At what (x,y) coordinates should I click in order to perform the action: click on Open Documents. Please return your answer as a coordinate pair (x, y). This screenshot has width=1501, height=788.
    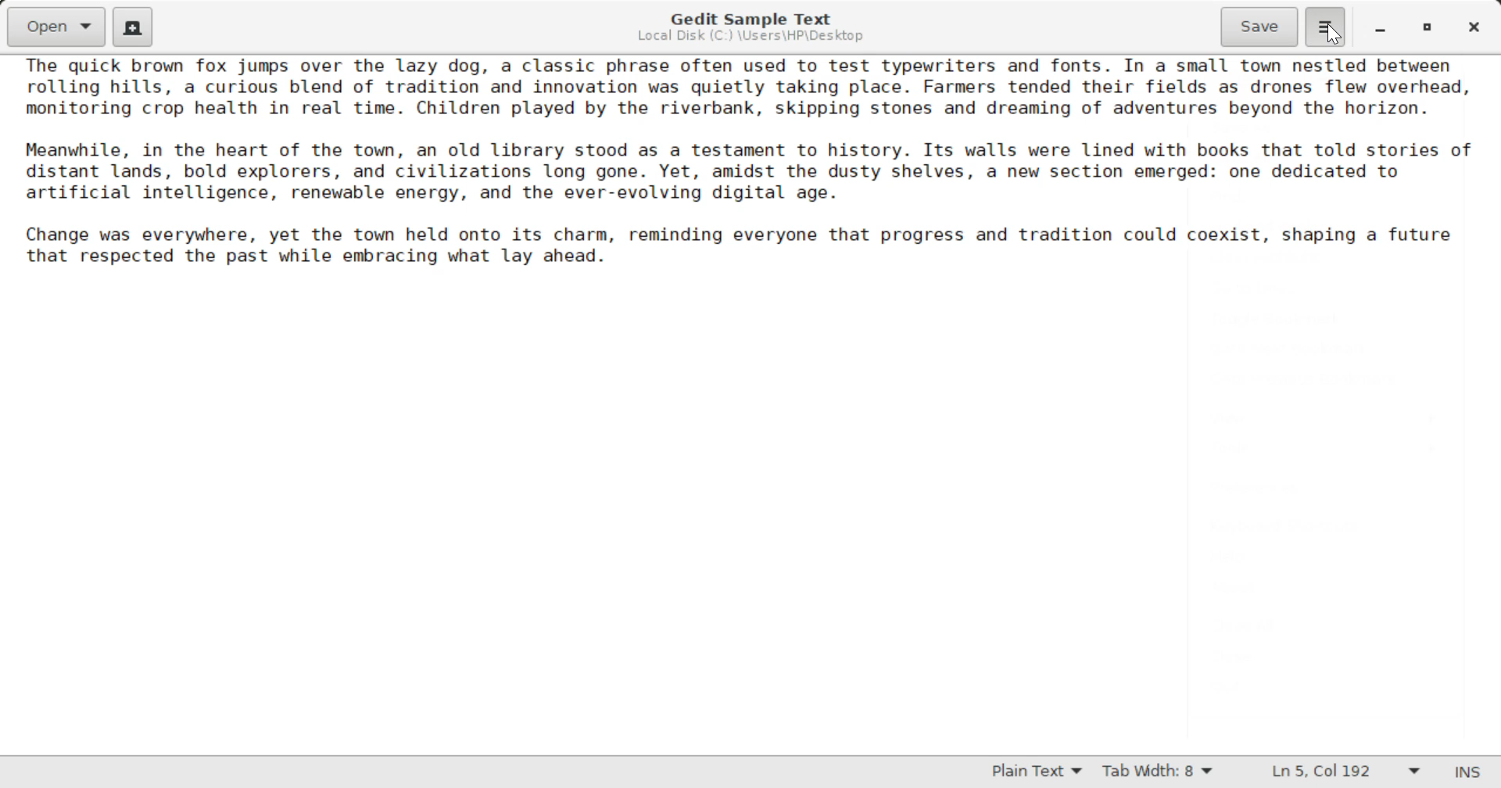
    Looking at the image, I should click on (58, 27).